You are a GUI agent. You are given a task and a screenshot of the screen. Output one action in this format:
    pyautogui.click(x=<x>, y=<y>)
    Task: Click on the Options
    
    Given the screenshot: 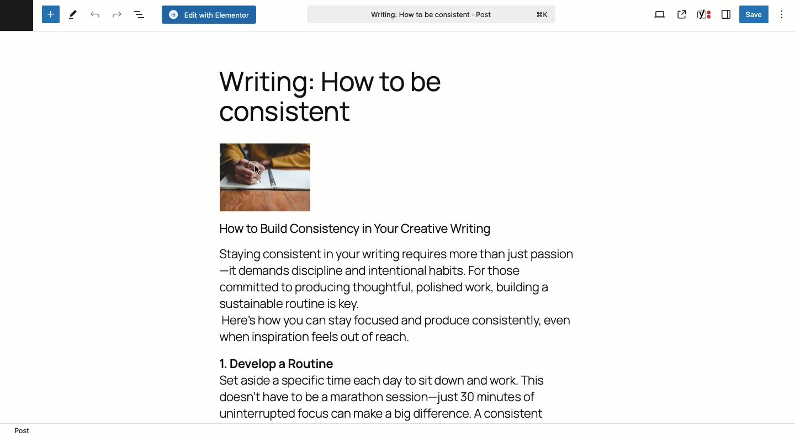 What is the action you would take?
    pyautogui.click(x=781, y=13)
    